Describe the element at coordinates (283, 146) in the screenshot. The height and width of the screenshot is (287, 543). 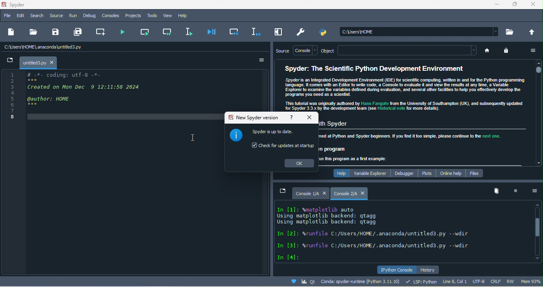
I see `check for update at startup appear` at that location.